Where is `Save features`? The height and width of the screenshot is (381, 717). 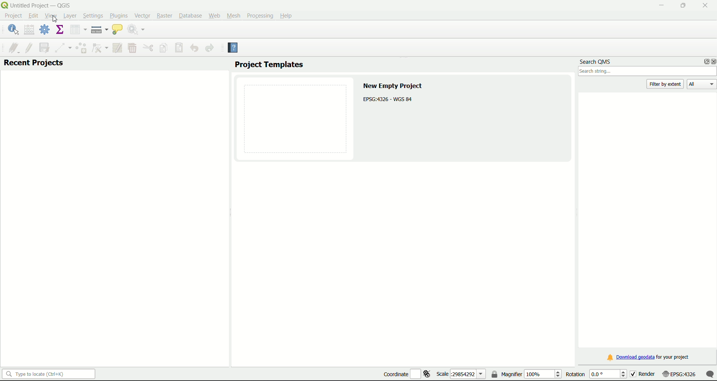
Save features is located at coordinates (180, 48).